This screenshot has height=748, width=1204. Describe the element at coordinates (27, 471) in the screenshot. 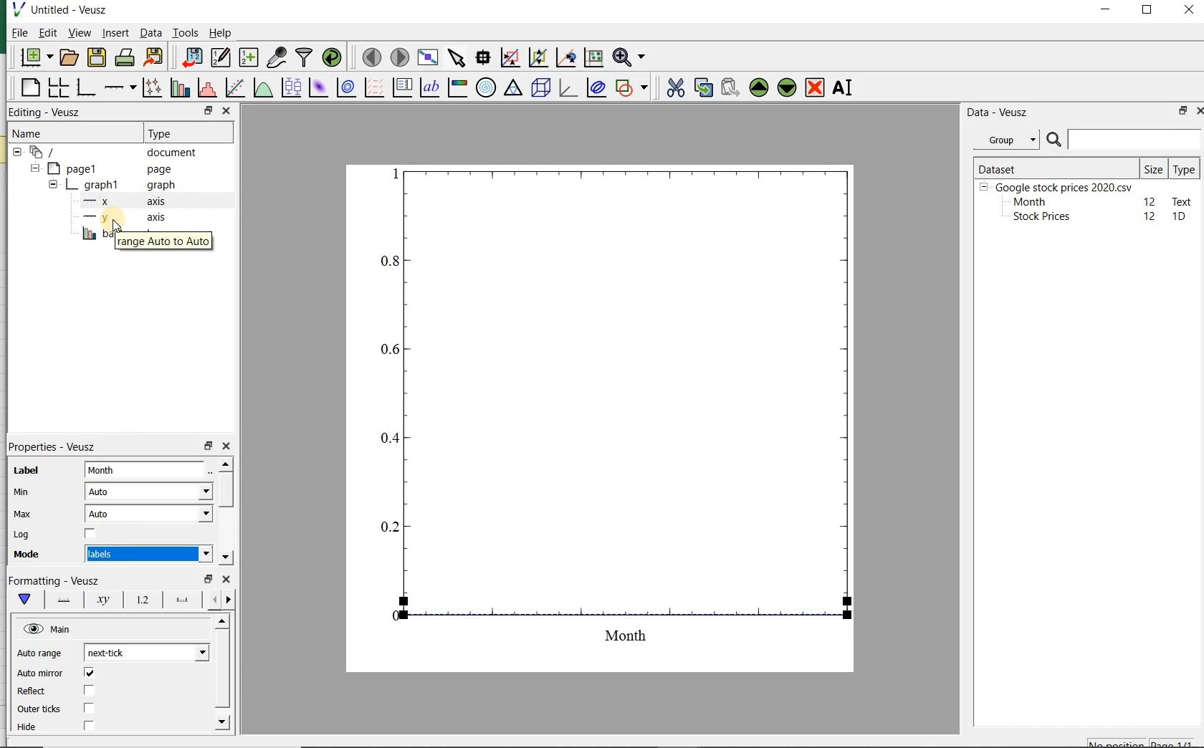

I see `Label` at that location.